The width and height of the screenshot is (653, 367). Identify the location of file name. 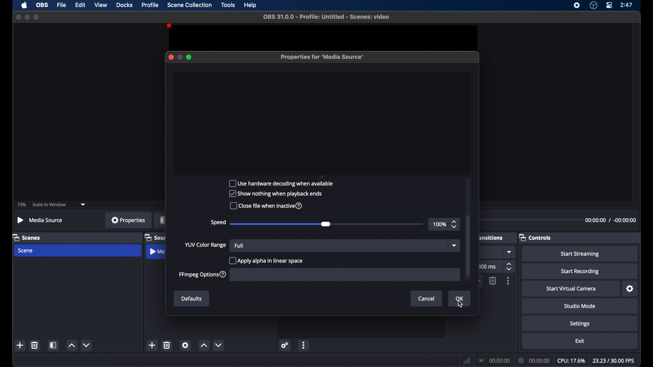
(326, 17).